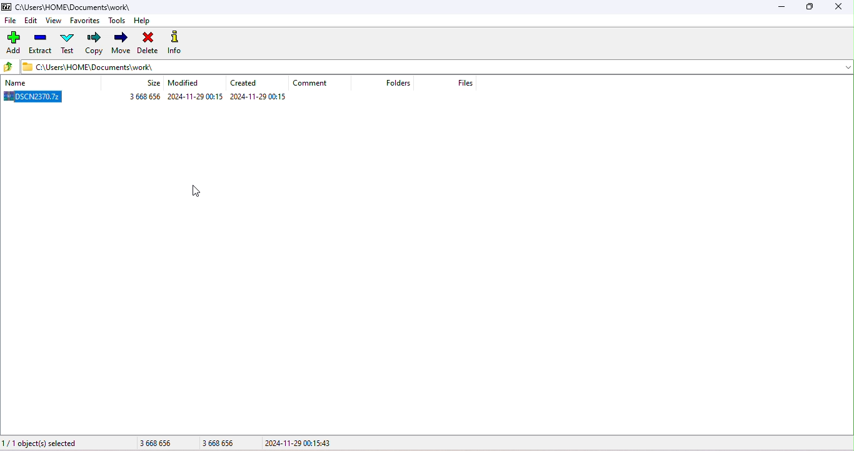  What do you see at coordinates (838, 7) in the screenshot?
I see `close` at bounding box center [838, 7].